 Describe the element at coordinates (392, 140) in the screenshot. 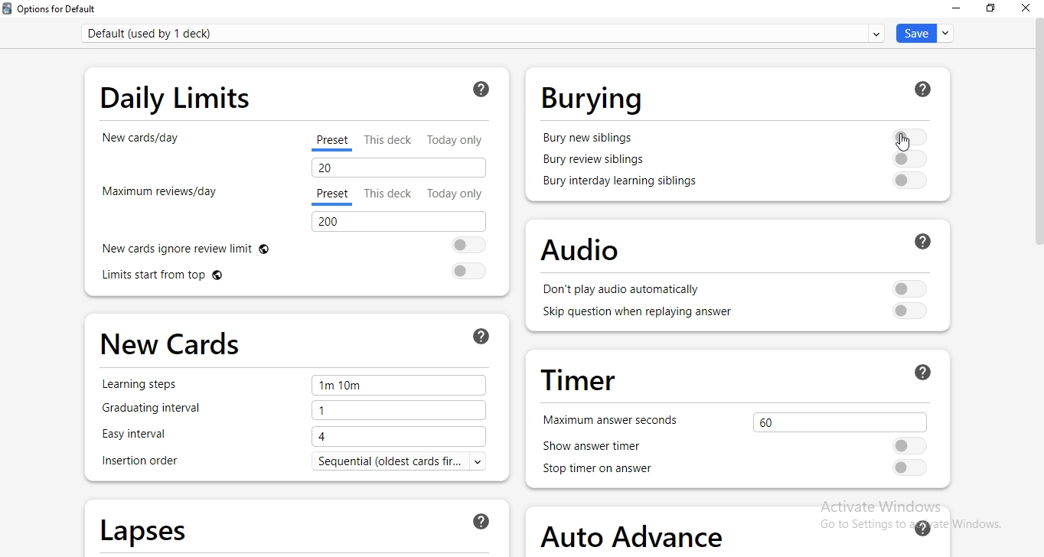

I see `this deck` at that location.